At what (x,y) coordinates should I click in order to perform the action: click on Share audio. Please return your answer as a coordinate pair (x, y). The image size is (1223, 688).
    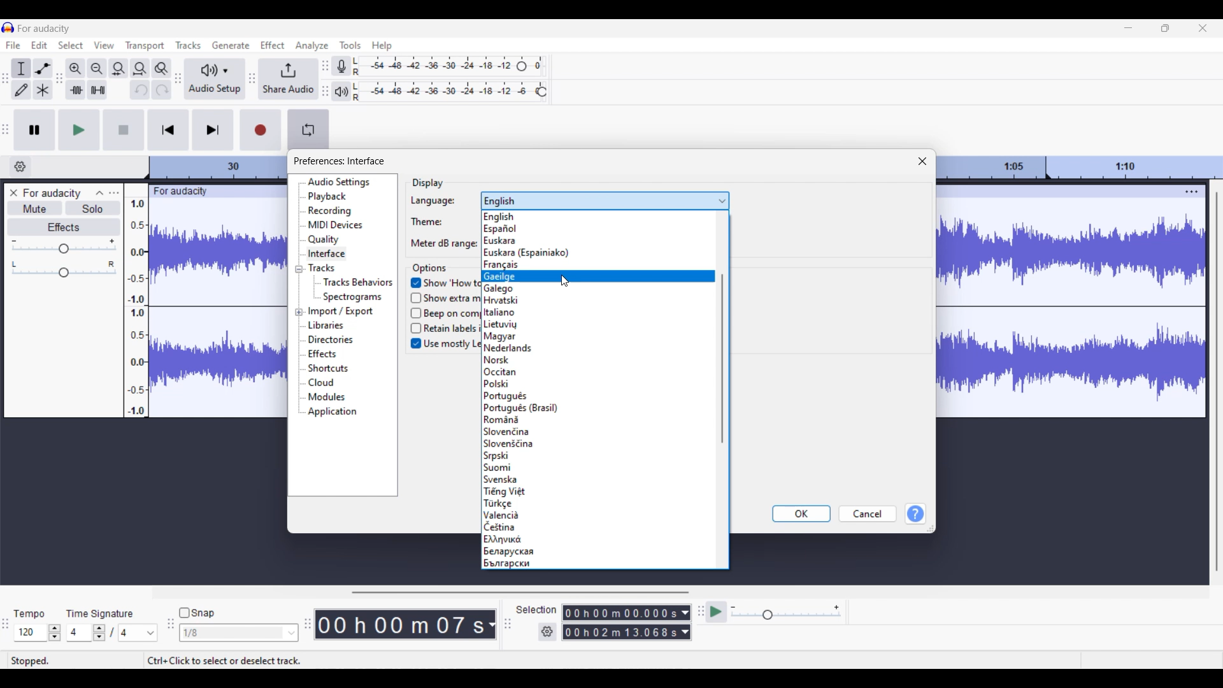
    Looking at the image, I should click on (288, 80).